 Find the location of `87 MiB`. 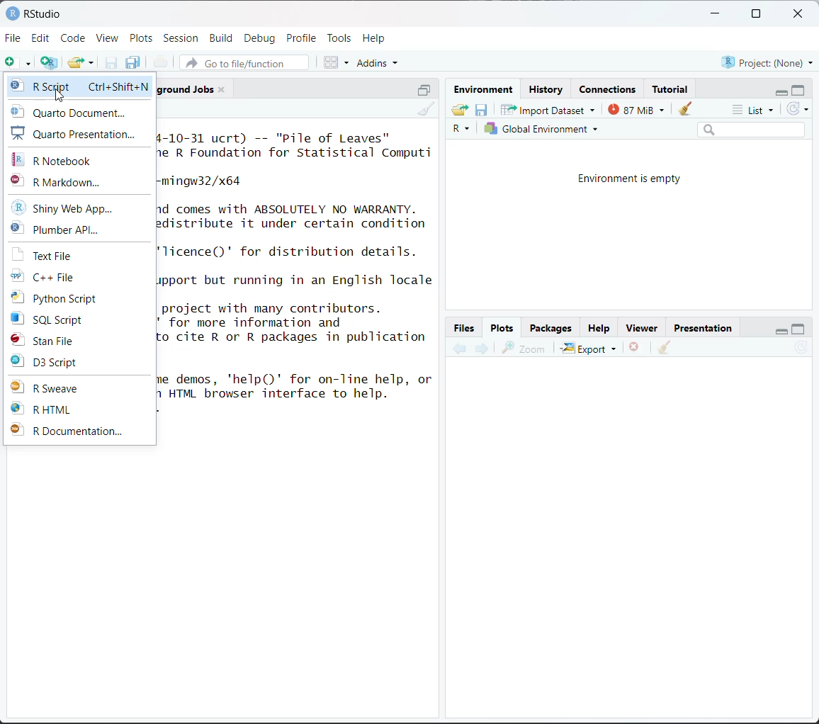

87 MiB is located at coordinates (635, 108).